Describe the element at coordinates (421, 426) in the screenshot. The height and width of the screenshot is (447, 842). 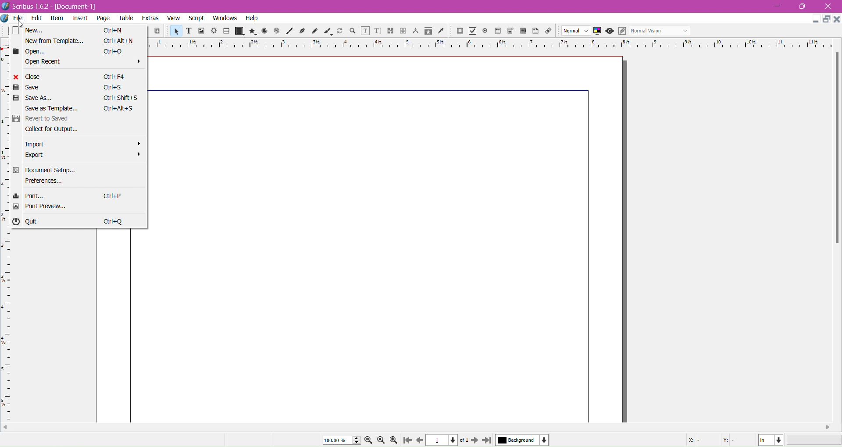
I see `Horizontal Scroll Bar` at that location.